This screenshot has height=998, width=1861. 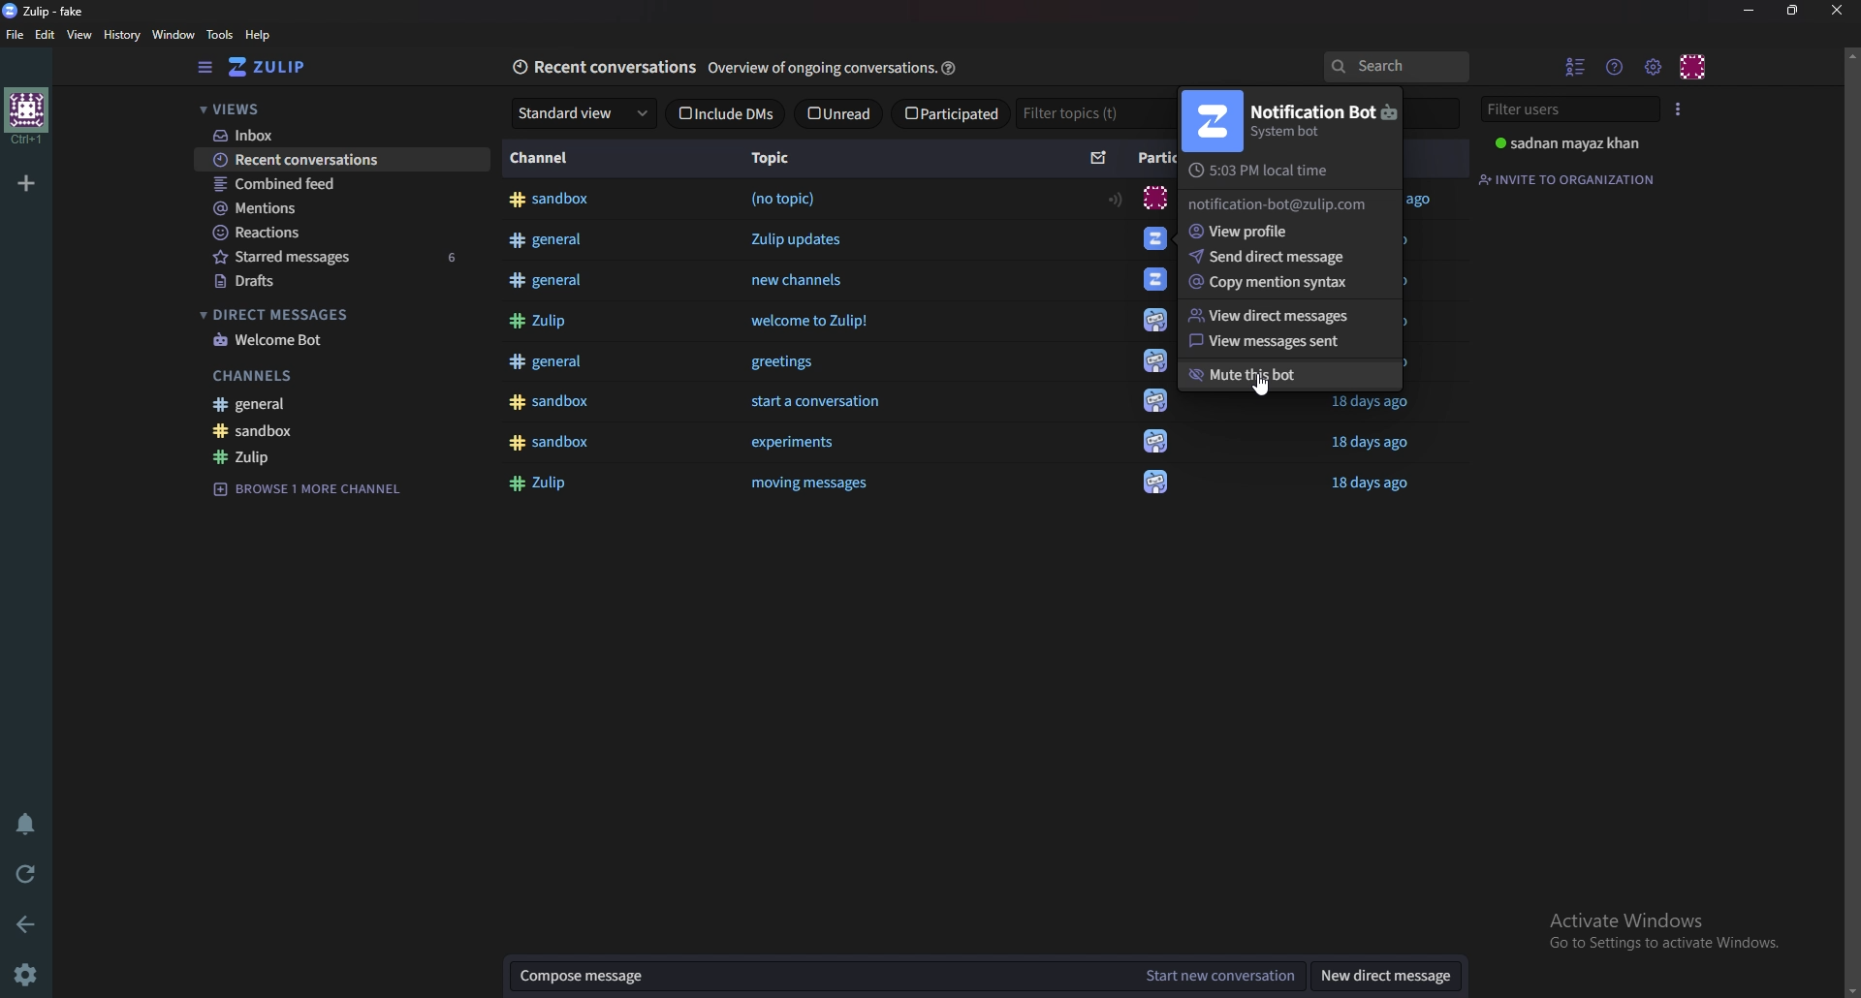 What do you see at coordinates (81, 35) in the screenshot?
I see `view` at bounding box center [81, 35].